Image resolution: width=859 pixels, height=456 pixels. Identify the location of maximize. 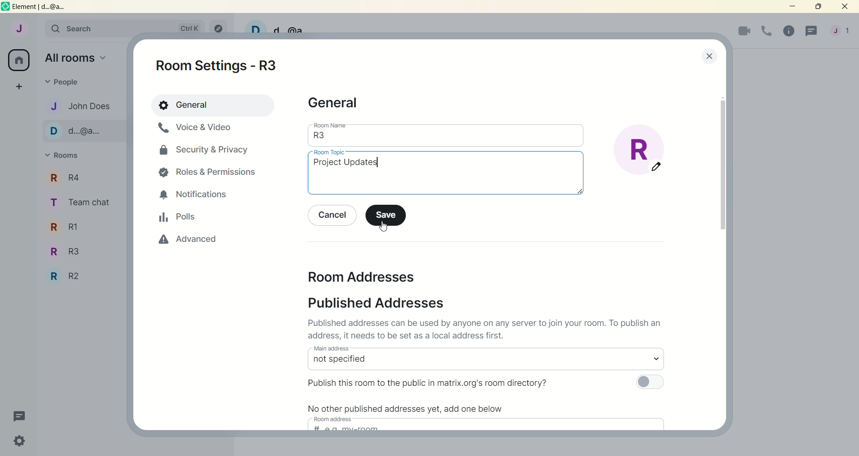
(822, 8).